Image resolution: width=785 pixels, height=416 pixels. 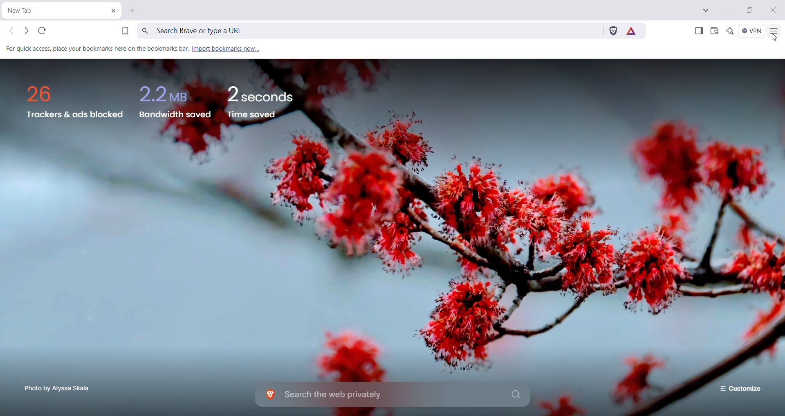 I want to click on Bookmark this page, so click(x=124, y=30).